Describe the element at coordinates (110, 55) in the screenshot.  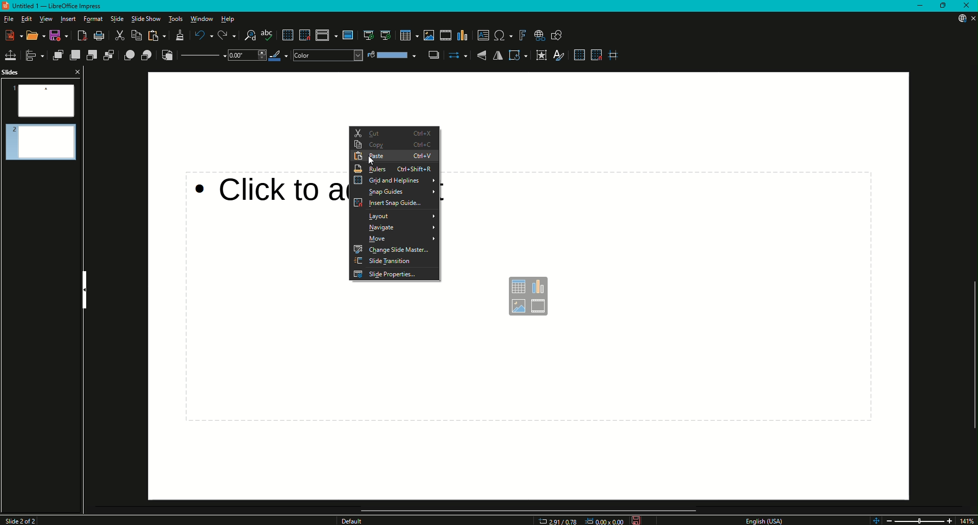
I see `Send to Back` at that location.